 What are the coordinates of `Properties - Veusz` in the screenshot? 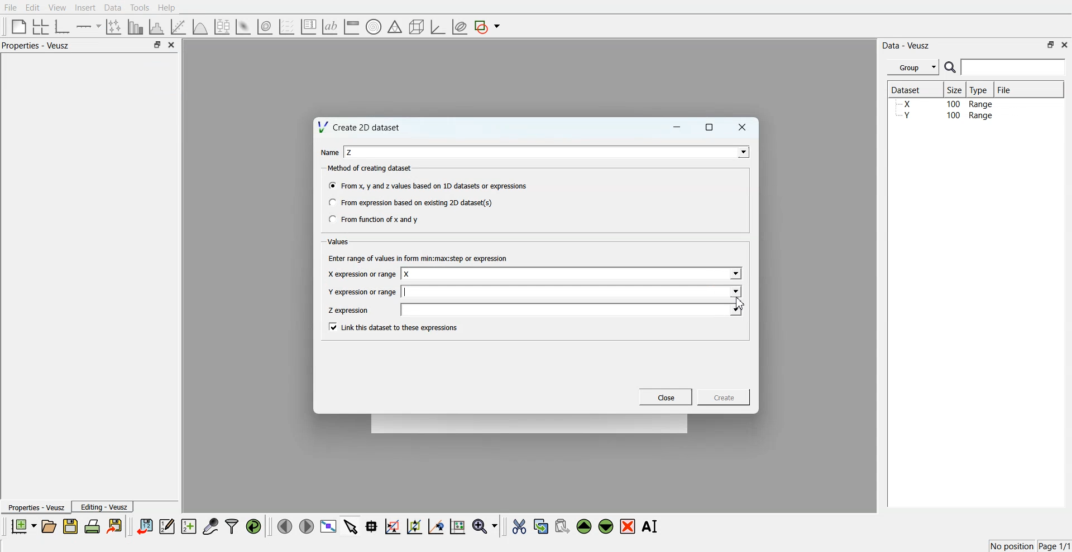 It's located at (35, 507).